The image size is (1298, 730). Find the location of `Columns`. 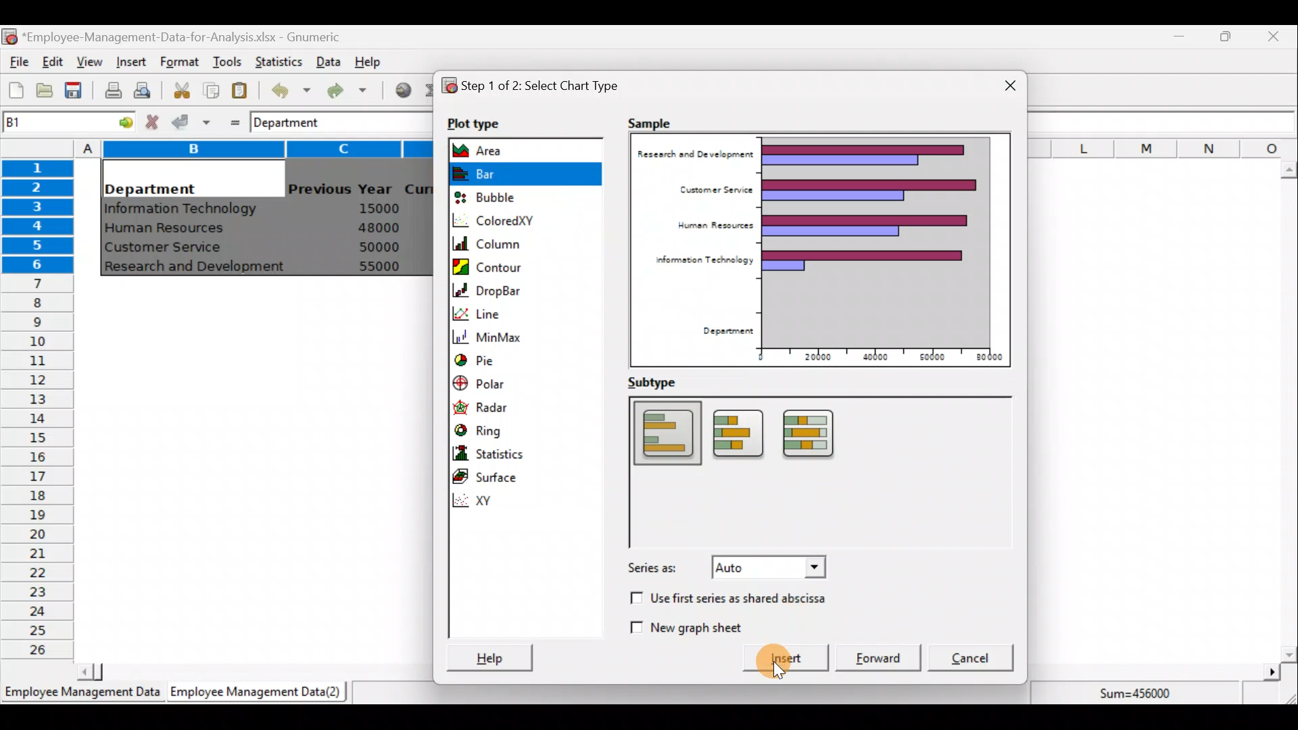

Columns is located at coordinates (248, 147).